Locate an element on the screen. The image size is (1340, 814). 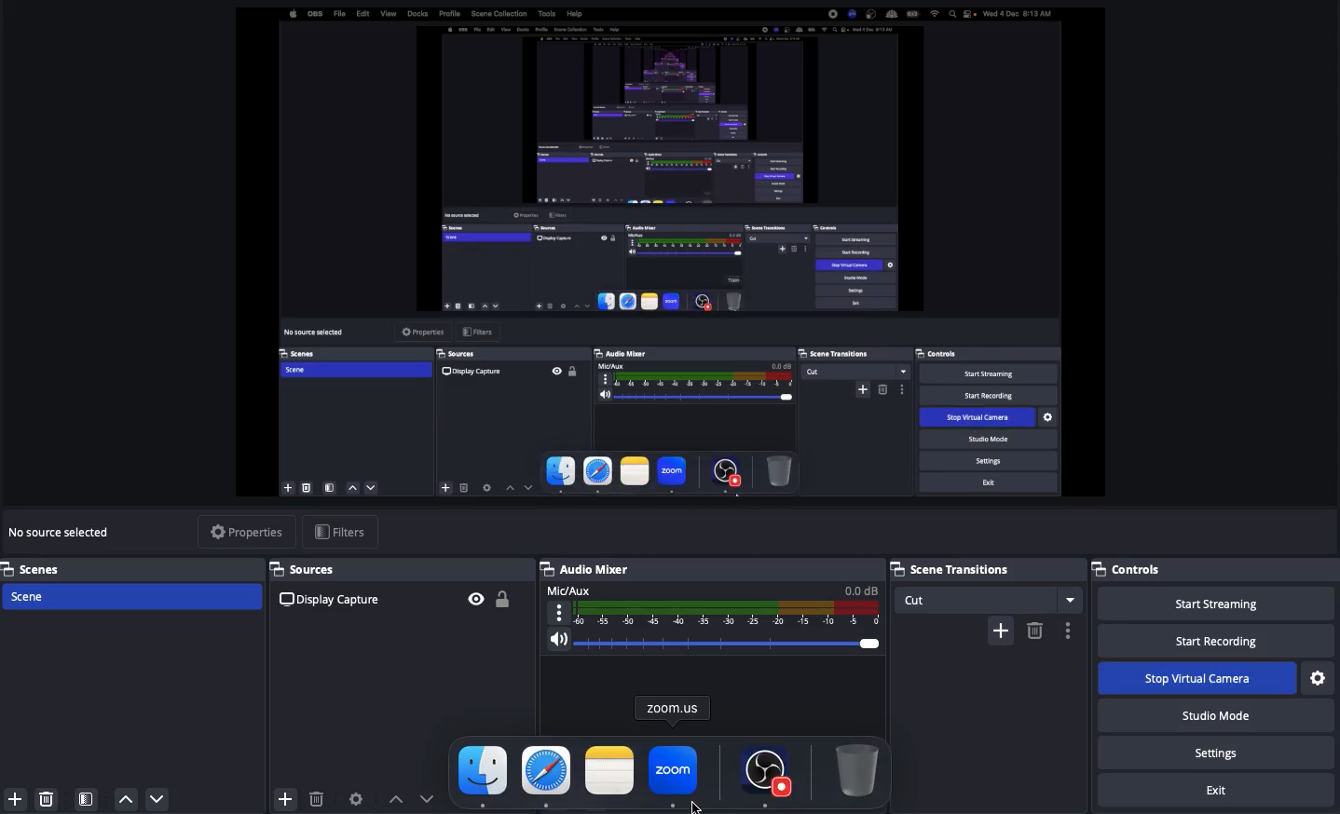
Exit is located at coordinates (1211, 789).